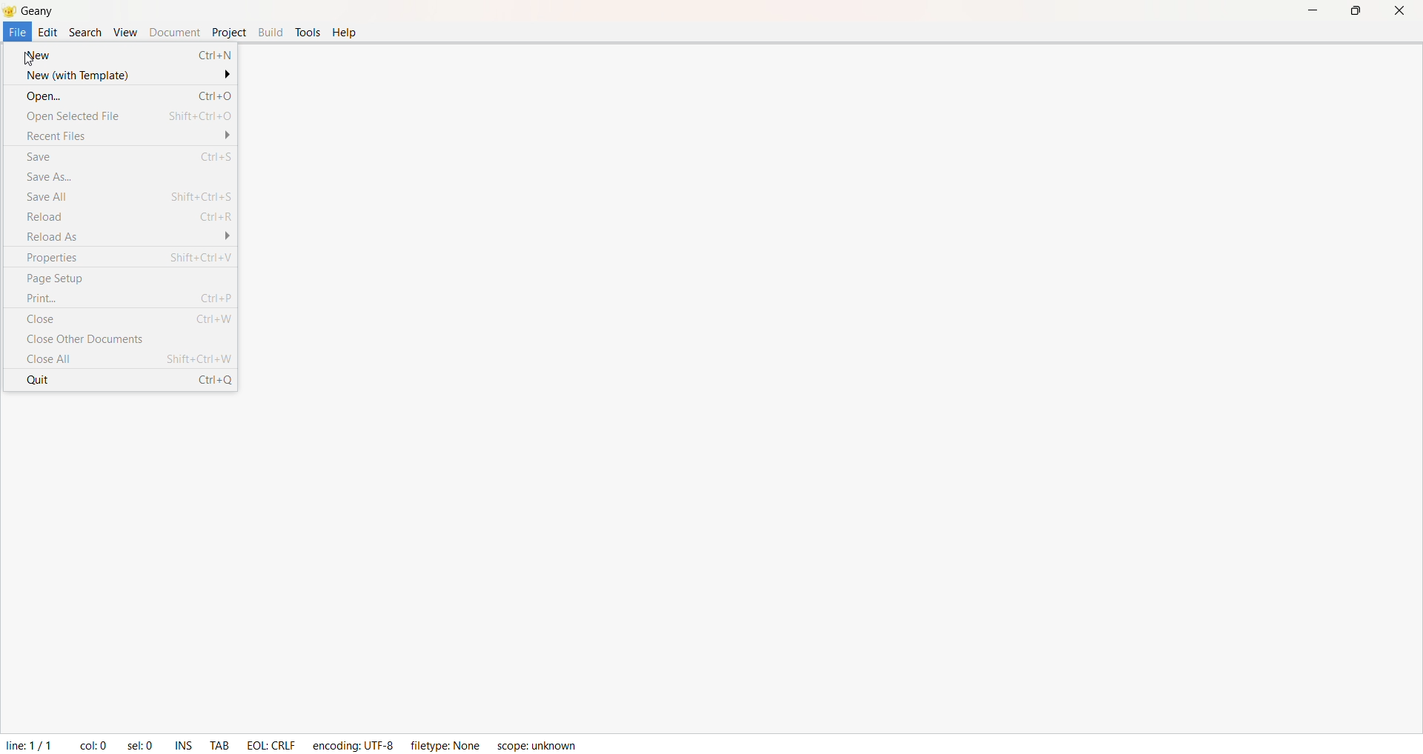 This screenshot has width=1423, height=754. What do you see at coordinates (141, 739) in the screenshot?
I see `sel: 0` at bounding box center [141, 739].